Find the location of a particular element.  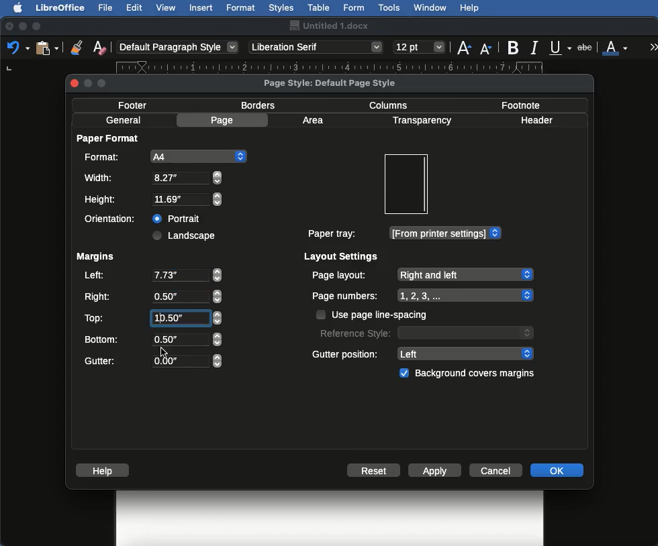

Size decrease is located at coordinates (489, 48).